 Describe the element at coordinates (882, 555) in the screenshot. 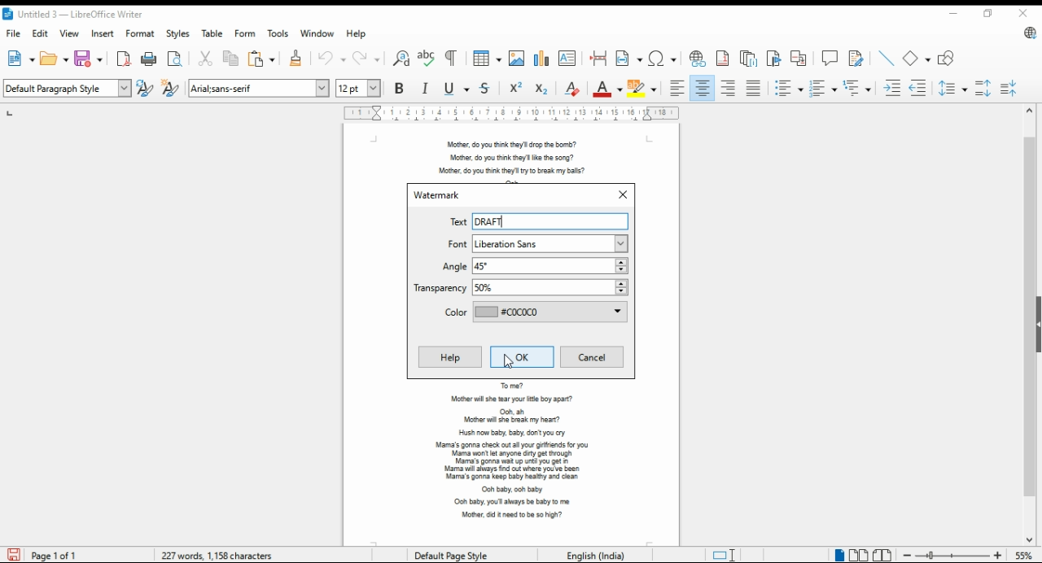

I see `book view` at that location.